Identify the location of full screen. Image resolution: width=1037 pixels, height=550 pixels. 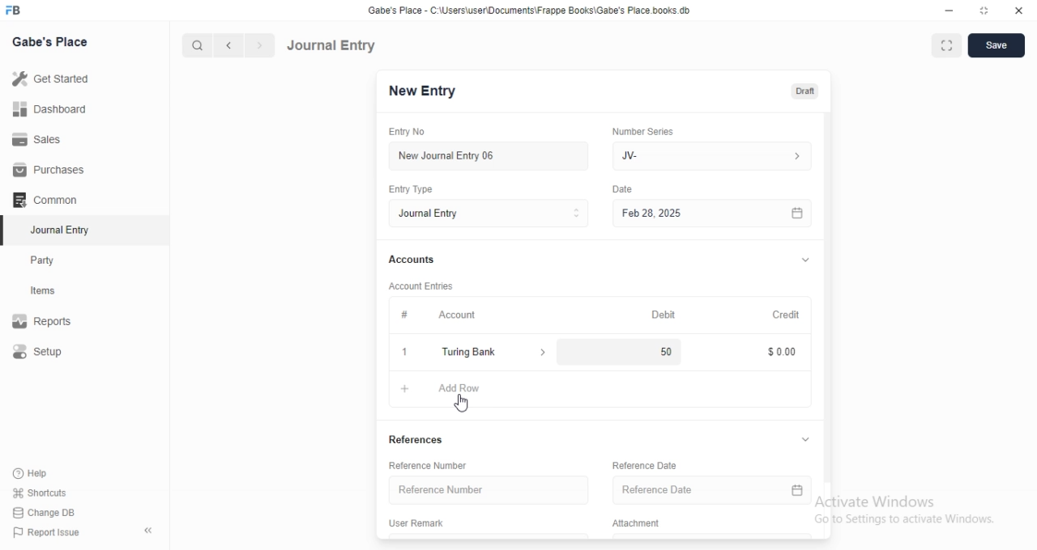
(950, 46).